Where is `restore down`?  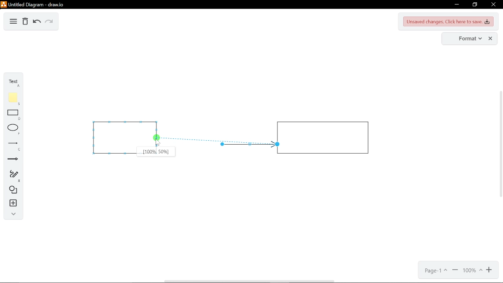 restore down is located at coordinates (475, 5).